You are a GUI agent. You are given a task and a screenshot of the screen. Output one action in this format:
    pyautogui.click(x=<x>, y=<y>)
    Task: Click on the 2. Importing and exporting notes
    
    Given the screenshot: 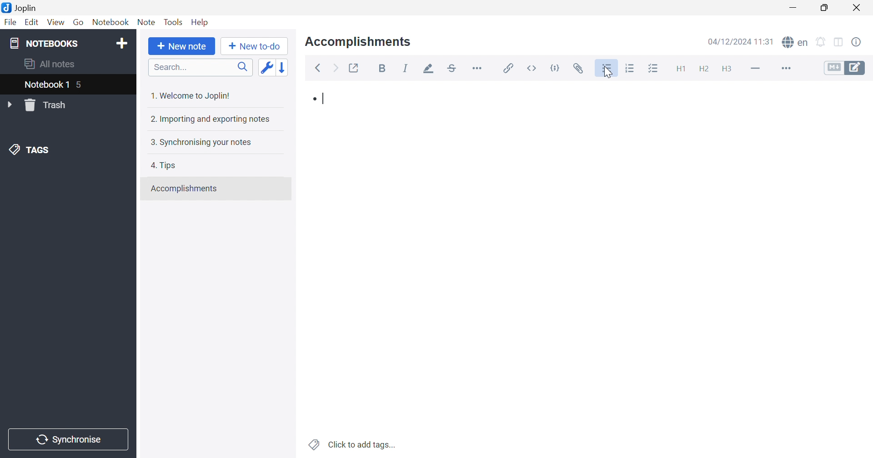 What is the action you would take?
    pyautogui.click(x=211, y=120)
    